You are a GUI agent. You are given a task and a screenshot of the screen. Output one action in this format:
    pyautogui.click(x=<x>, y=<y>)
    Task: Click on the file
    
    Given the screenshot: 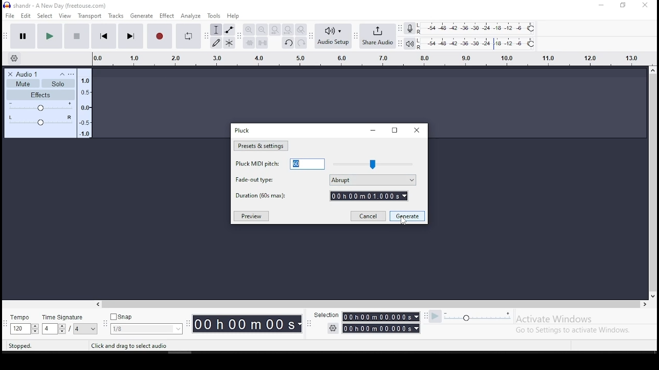 What is the action you would take?
    pyautogui.click(x=10, y=16)
    